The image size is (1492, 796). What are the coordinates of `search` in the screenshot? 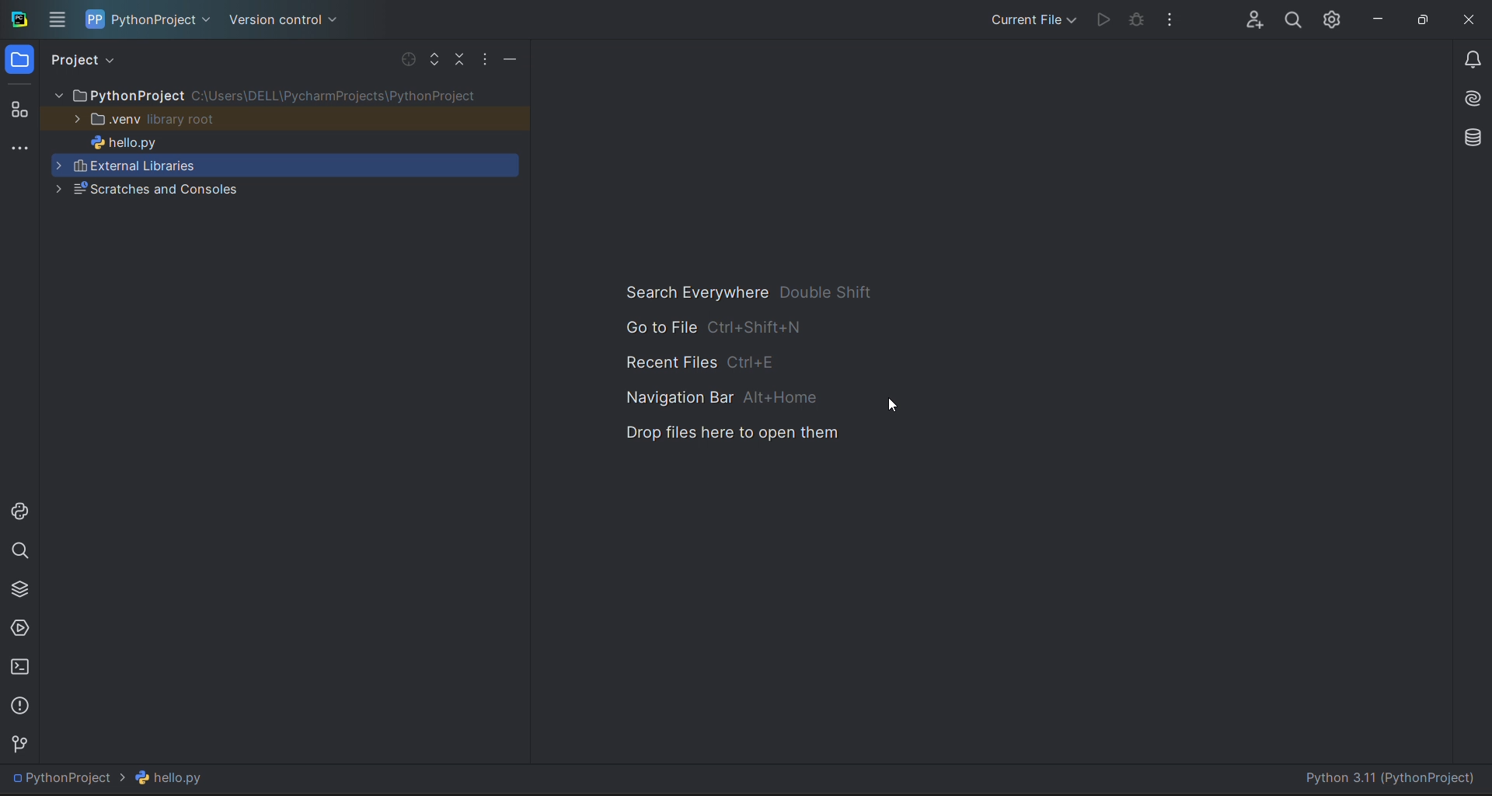 It's located at (20, 550).